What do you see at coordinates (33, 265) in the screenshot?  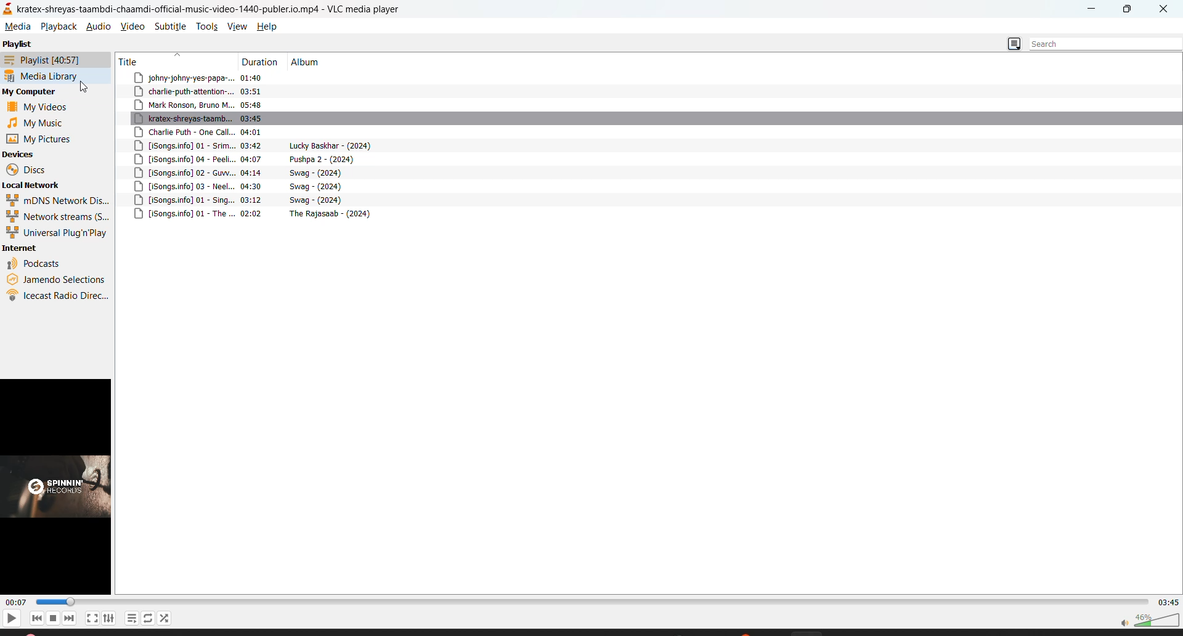 I see `podcasts` at bounding box center [33, 265].